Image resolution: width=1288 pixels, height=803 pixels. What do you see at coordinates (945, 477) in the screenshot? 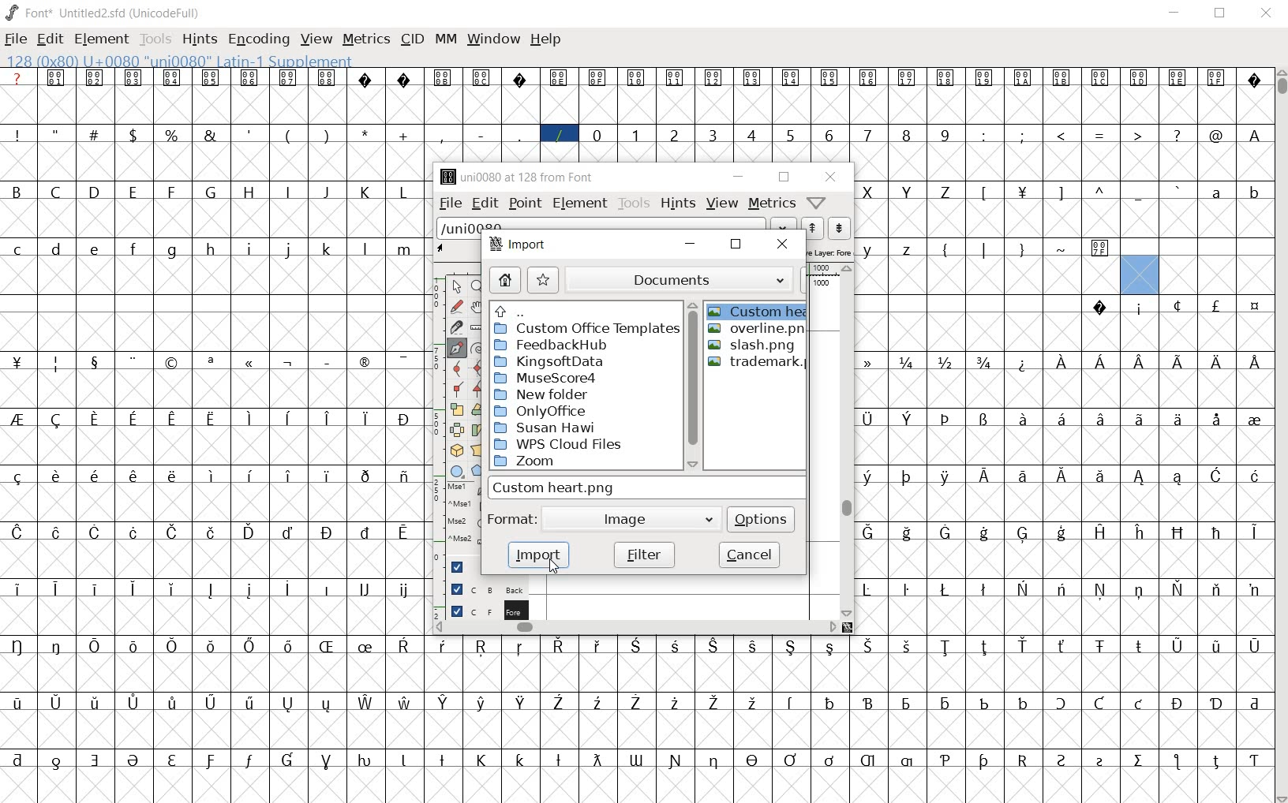
I see `glyph` at bounding box center [945, 477].